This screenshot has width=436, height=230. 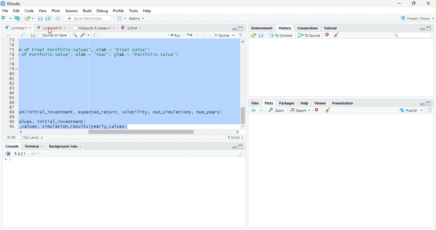 What do you see at coordinates (88, 18) in the screenshot?
I see `Go to file/function` at bounding box center [88, 18].